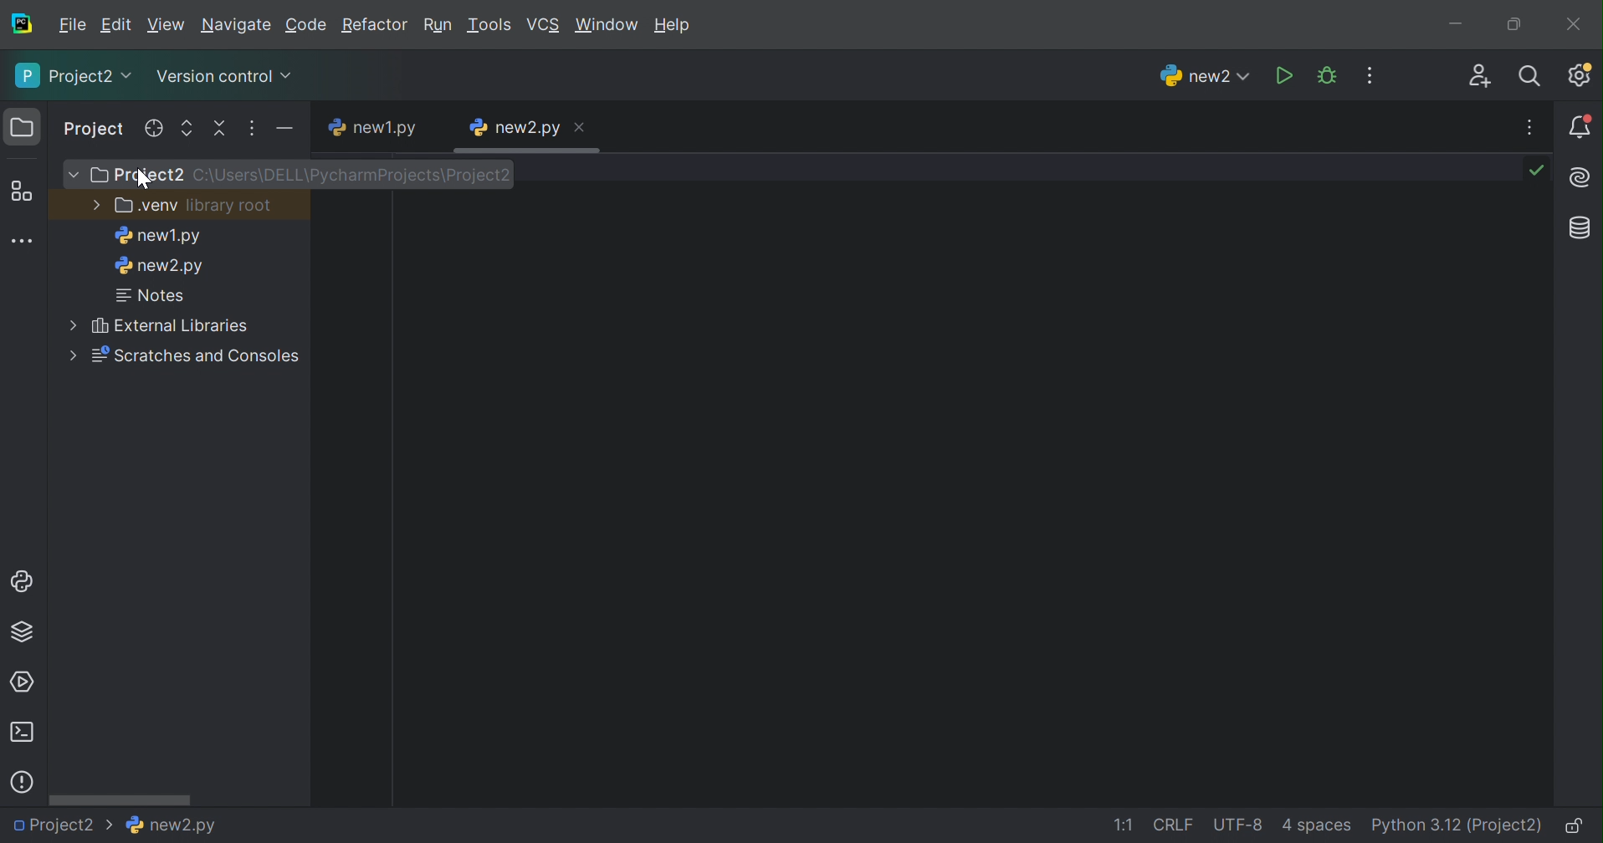 The image size is (1603, 843). What do you see at coordinates (1458, 825) in the screenshot?
I see `Python 3.12 (Project)` at bounding box center [1458, 825].